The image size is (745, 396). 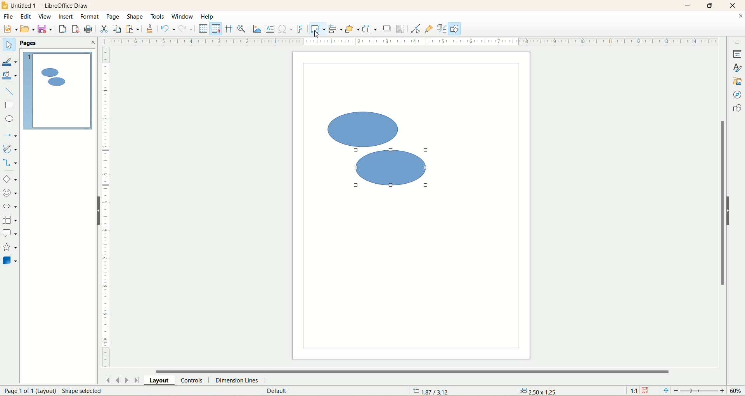 What do you see at coordinates (106, 208) in the screenshot?
I see `scale bar` at bounding box center [106, 208].